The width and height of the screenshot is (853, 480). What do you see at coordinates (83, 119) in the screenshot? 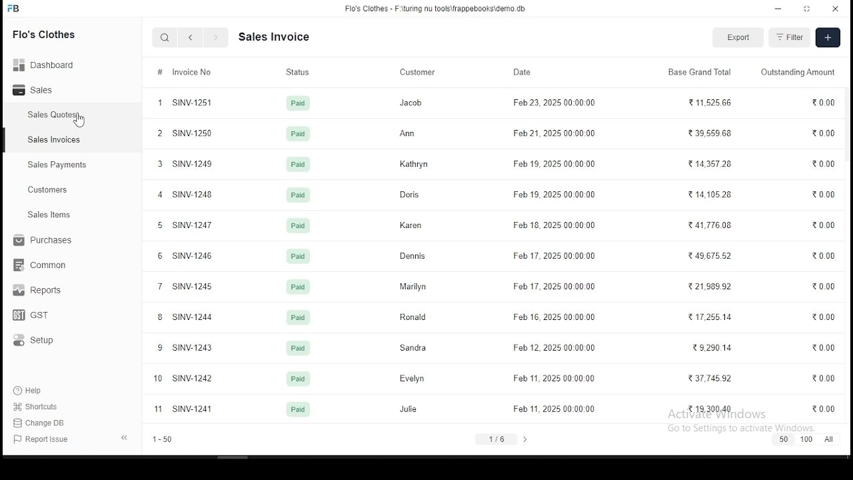
I see `cursor` at bounding box center [83, 119].